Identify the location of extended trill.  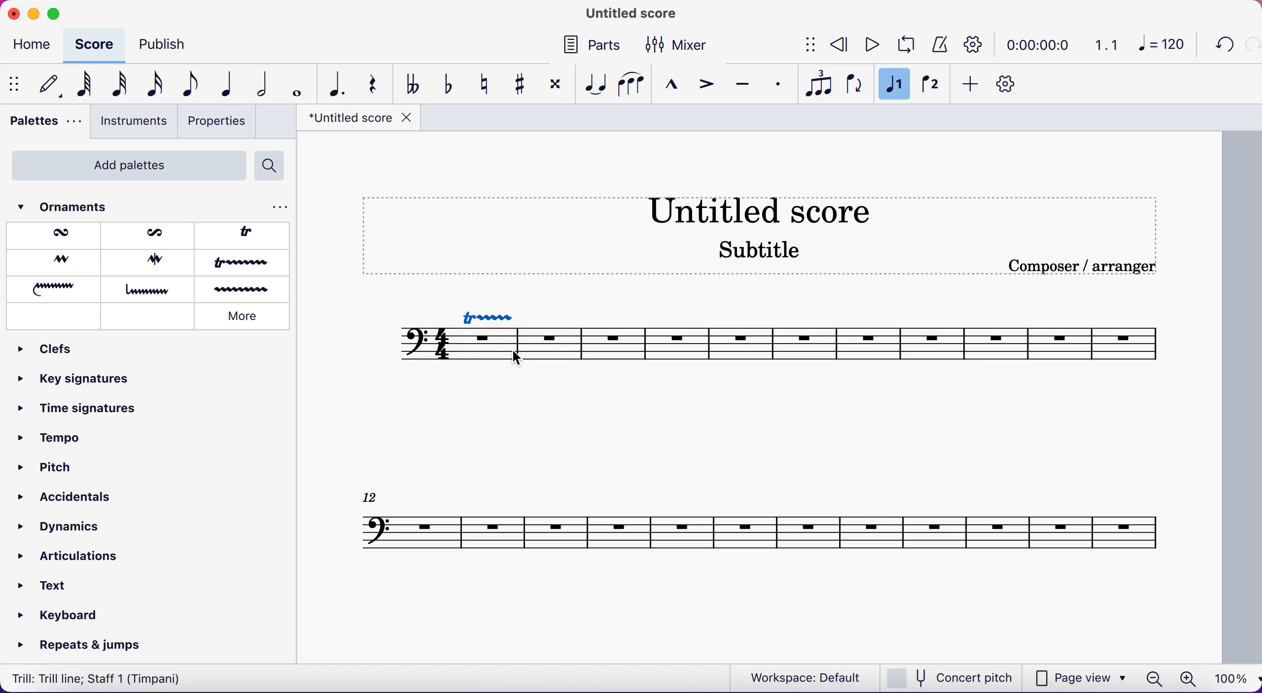
(244, 264).